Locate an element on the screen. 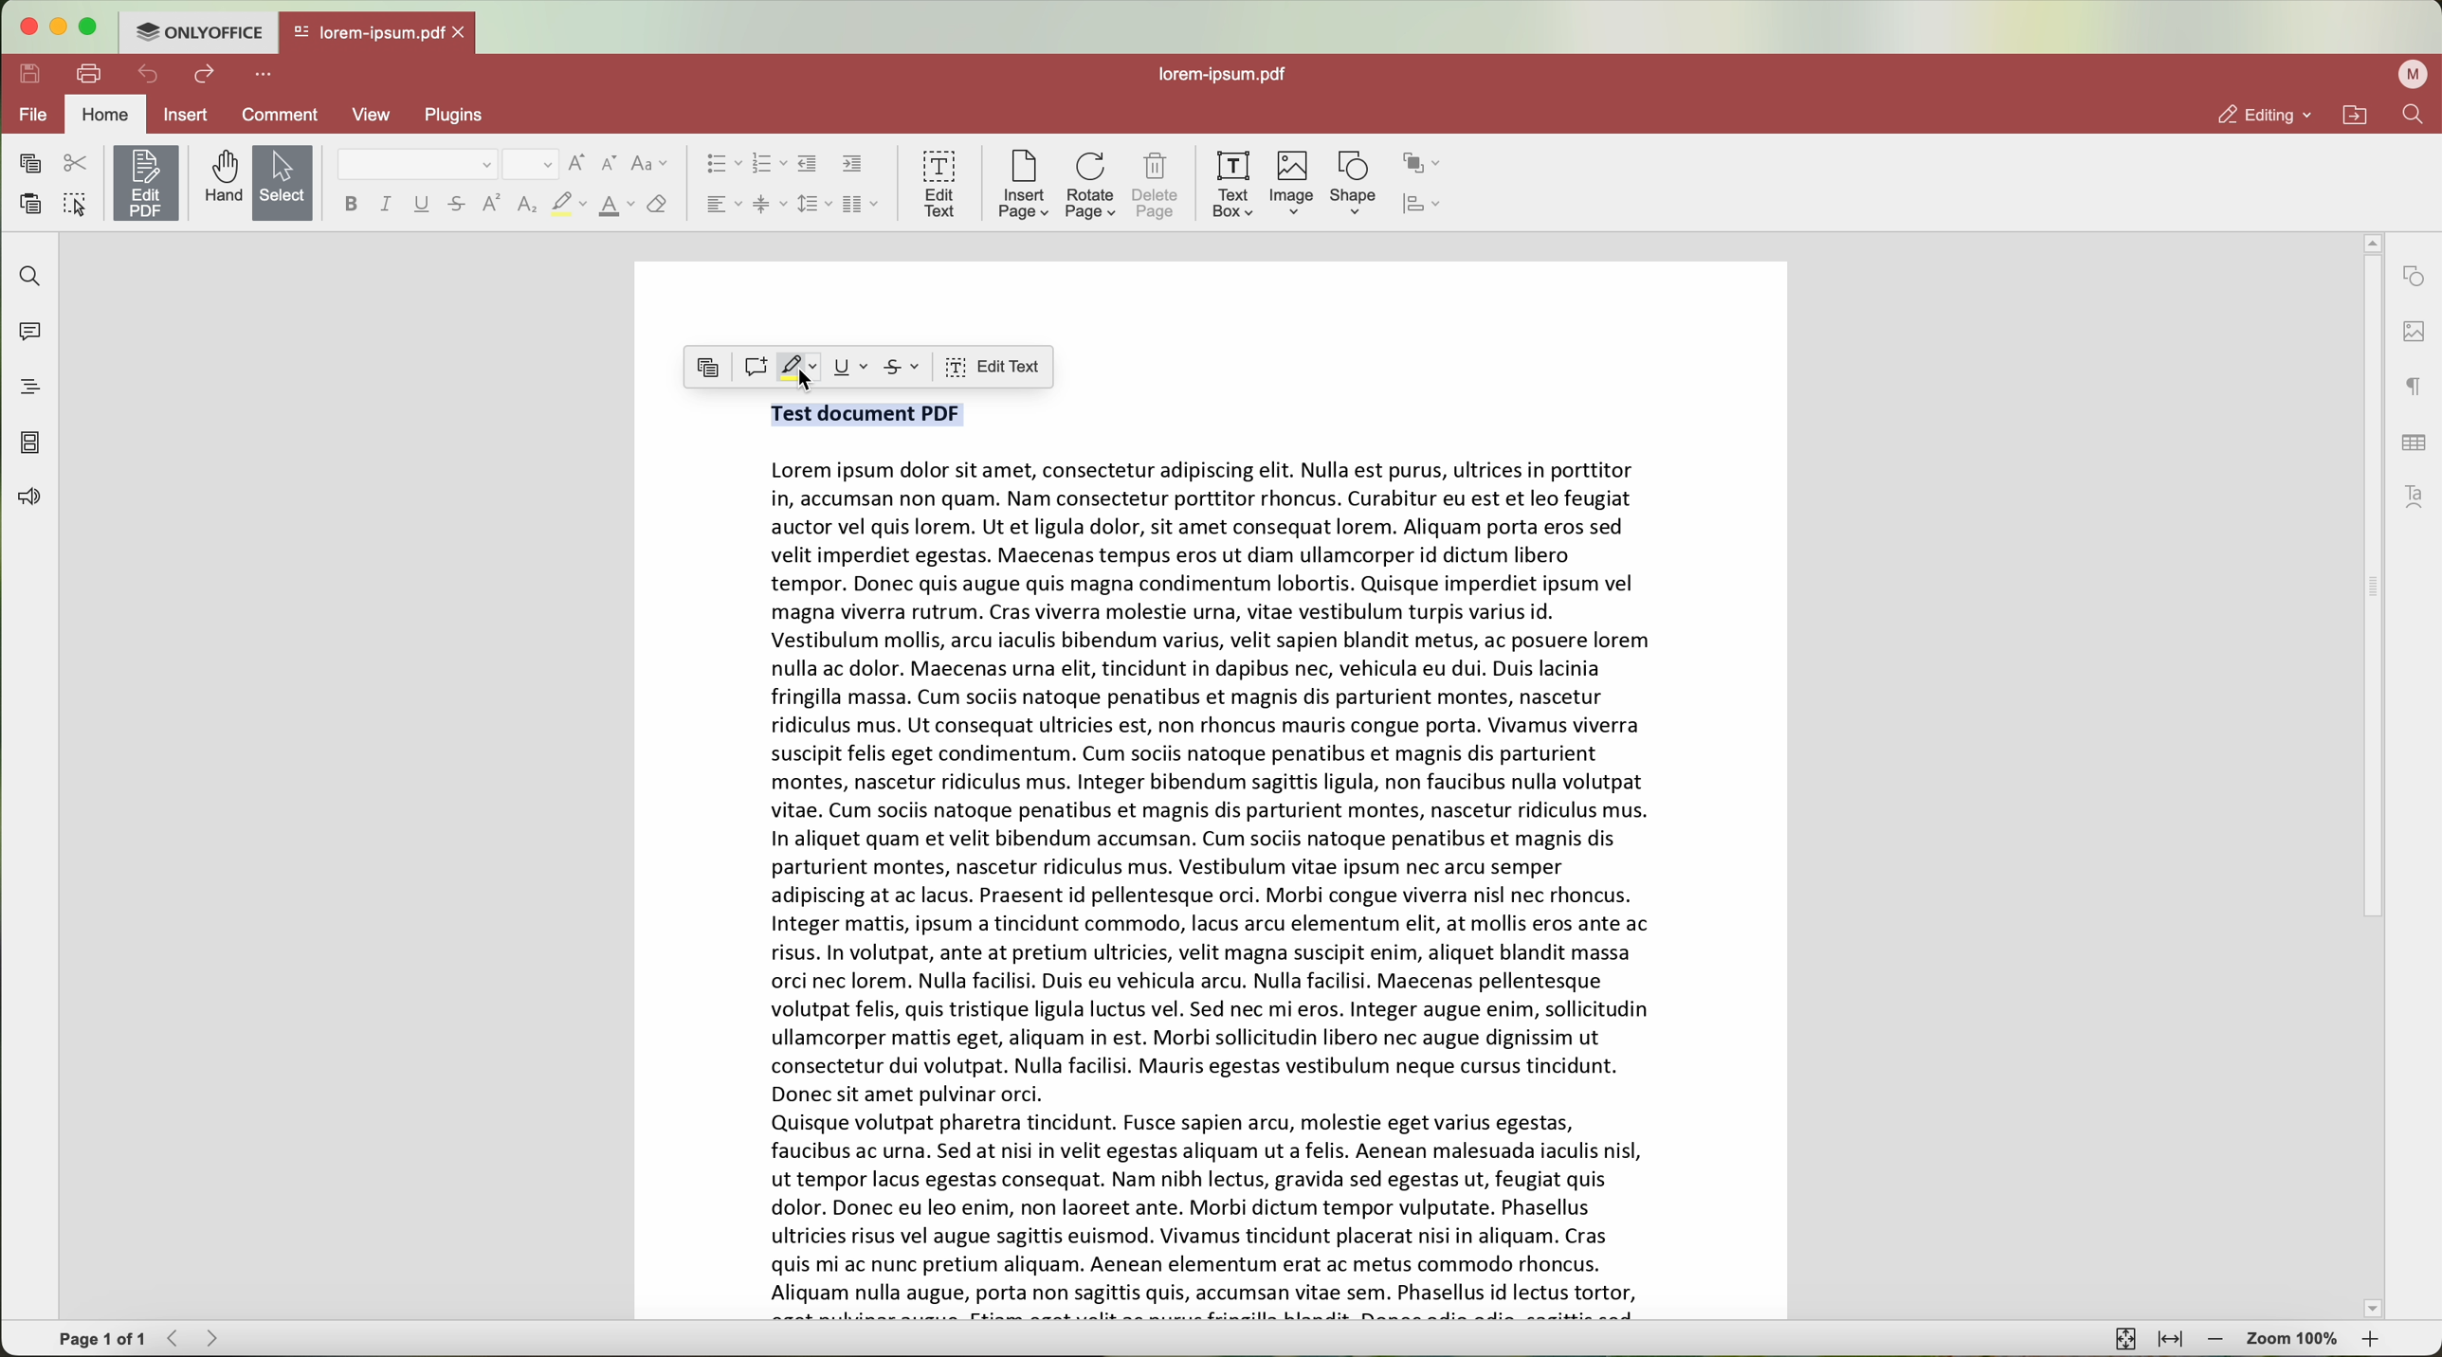  fit to page is located at coordinates (2123, 1339).